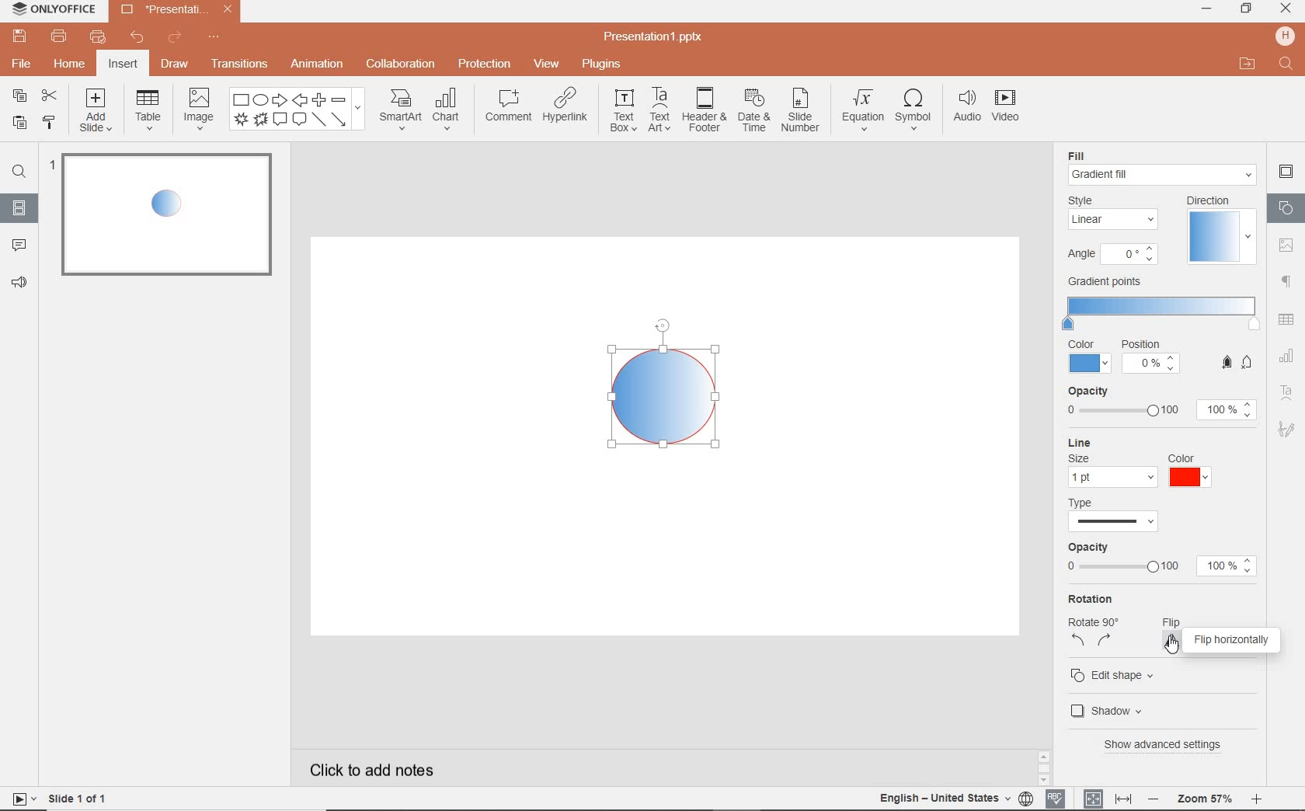 Image resolution: width=1305 pixels, height=811 pixels. Describe the element at coordinates (20, 63) in the screenshot. I see `file` at that location.